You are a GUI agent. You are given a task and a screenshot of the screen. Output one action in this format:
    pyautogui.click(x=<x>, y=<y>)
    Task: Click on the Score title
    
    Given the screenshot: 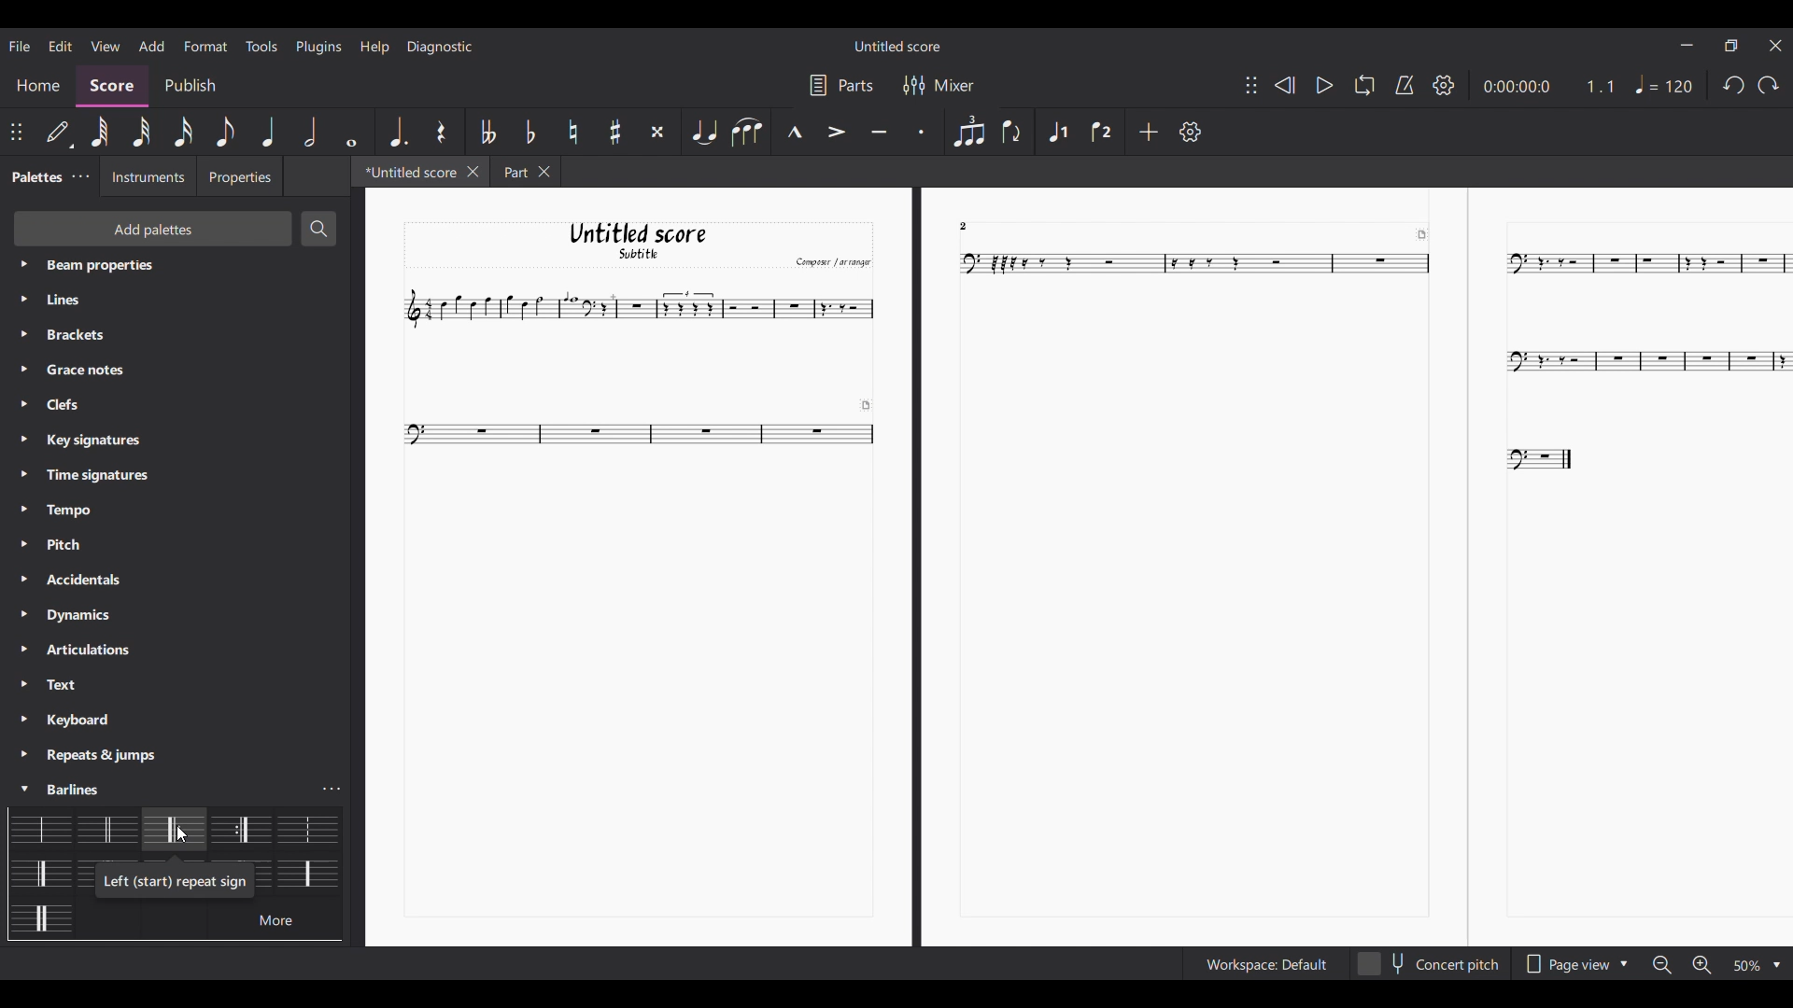 What is the action you would take?
    pyautogui.click(x=896, y=45)
    